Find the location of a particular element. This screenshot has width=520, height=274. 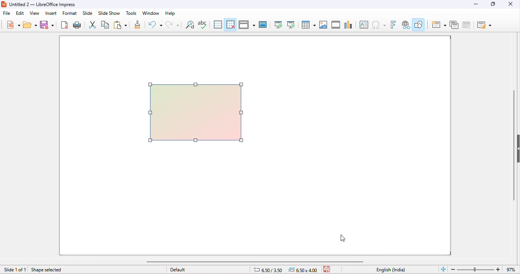

master slide is located at coordinates (263, 24).